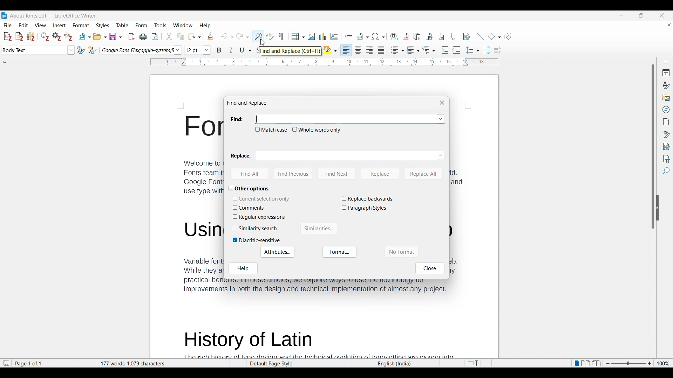 This screenshot has width=673, height=378. Describe the element at coordinates (103, 26) in the screenshot. I see `Styles menu` at that location.